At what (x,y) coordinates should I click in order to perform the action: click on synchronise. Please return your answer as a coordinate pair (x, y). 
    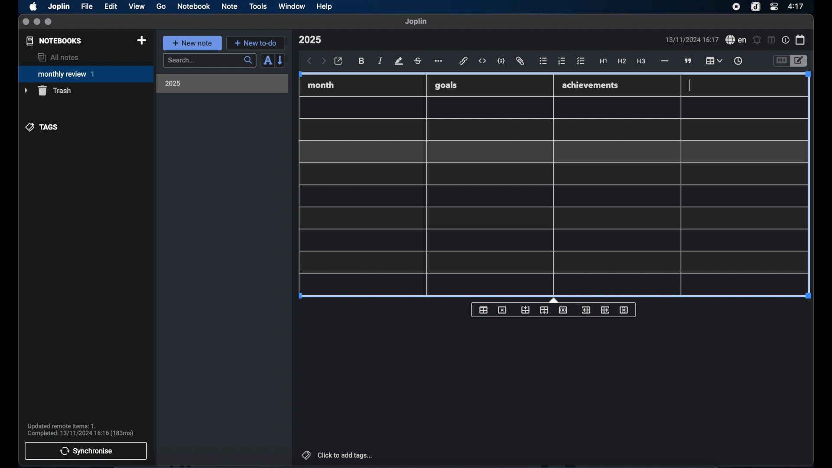
    Looking at the image, I should click on (86, 451).